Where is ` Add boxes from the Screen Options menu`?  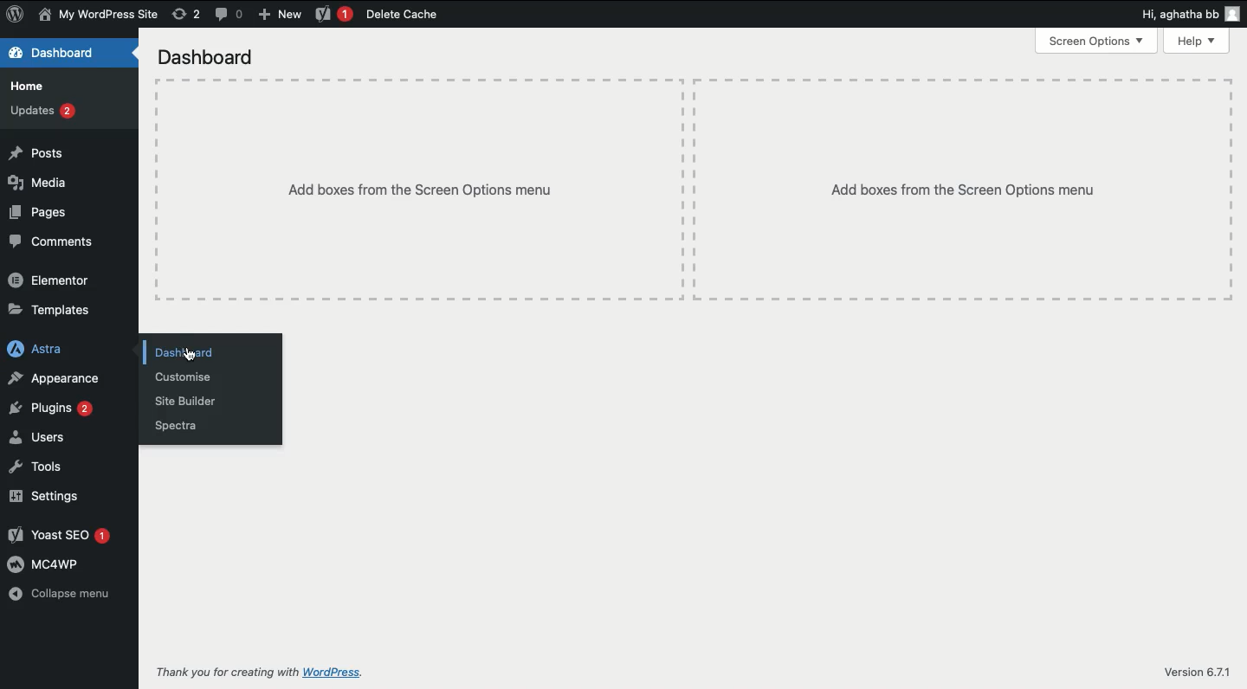  Add boxes from the Screen Options menu is located at coordinates (968, 190).